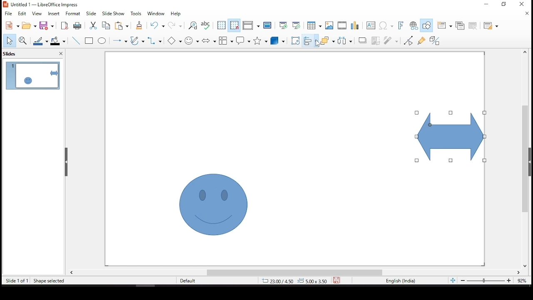 This screenshot has height=300, width=533. What do you see at coordinates (12, 53) in the screenshot?
I see `slides` at bounding box center [12, 53].